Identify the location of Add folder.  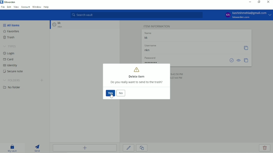
(42, 80).